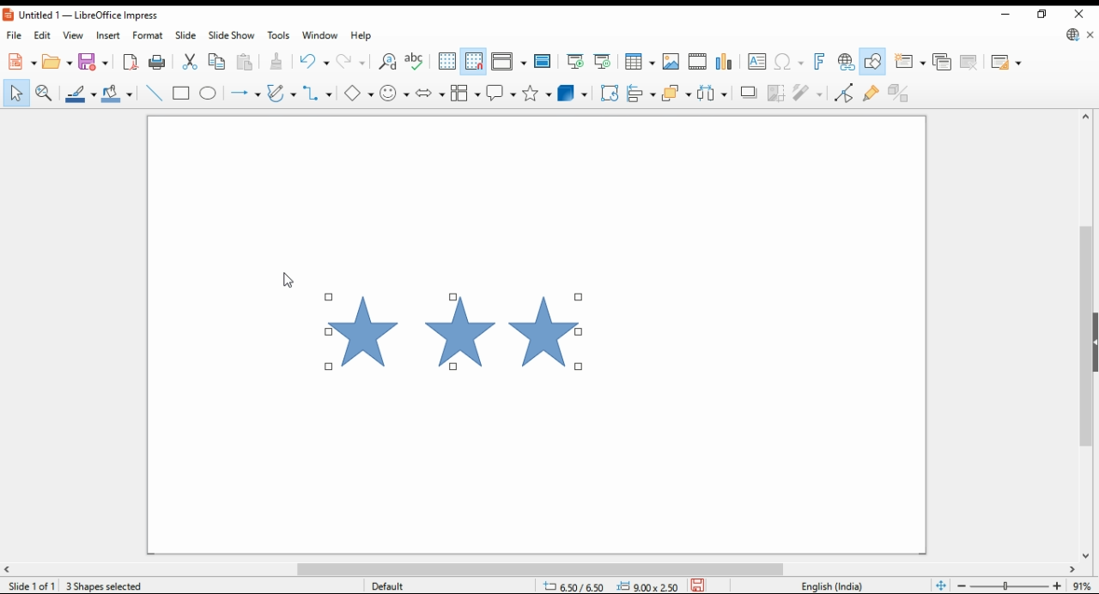 Image resolution: width=1099 pixels, height=594 pixels. Describe the element at coordinates (845, 61) in the screenshot. I see `insert hyperlink` at that location.